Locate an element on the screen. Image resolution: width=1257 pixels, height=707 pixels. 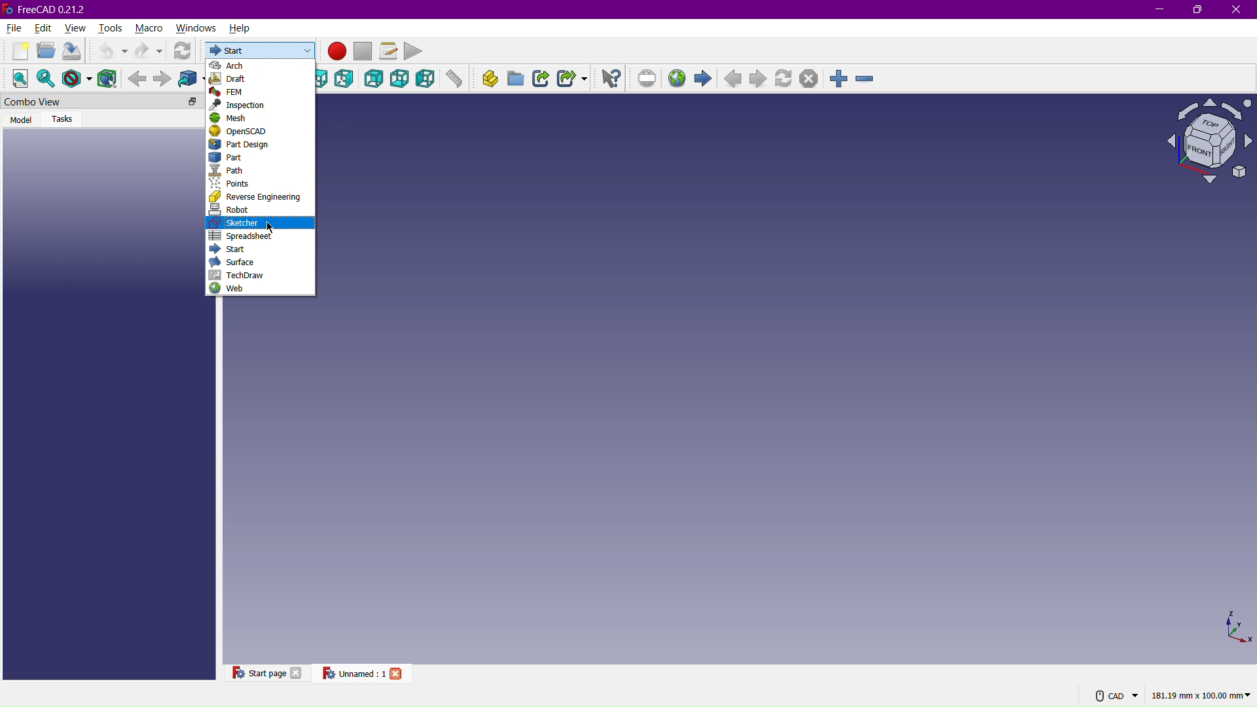
Play macro is located at coordinates (416, 51).